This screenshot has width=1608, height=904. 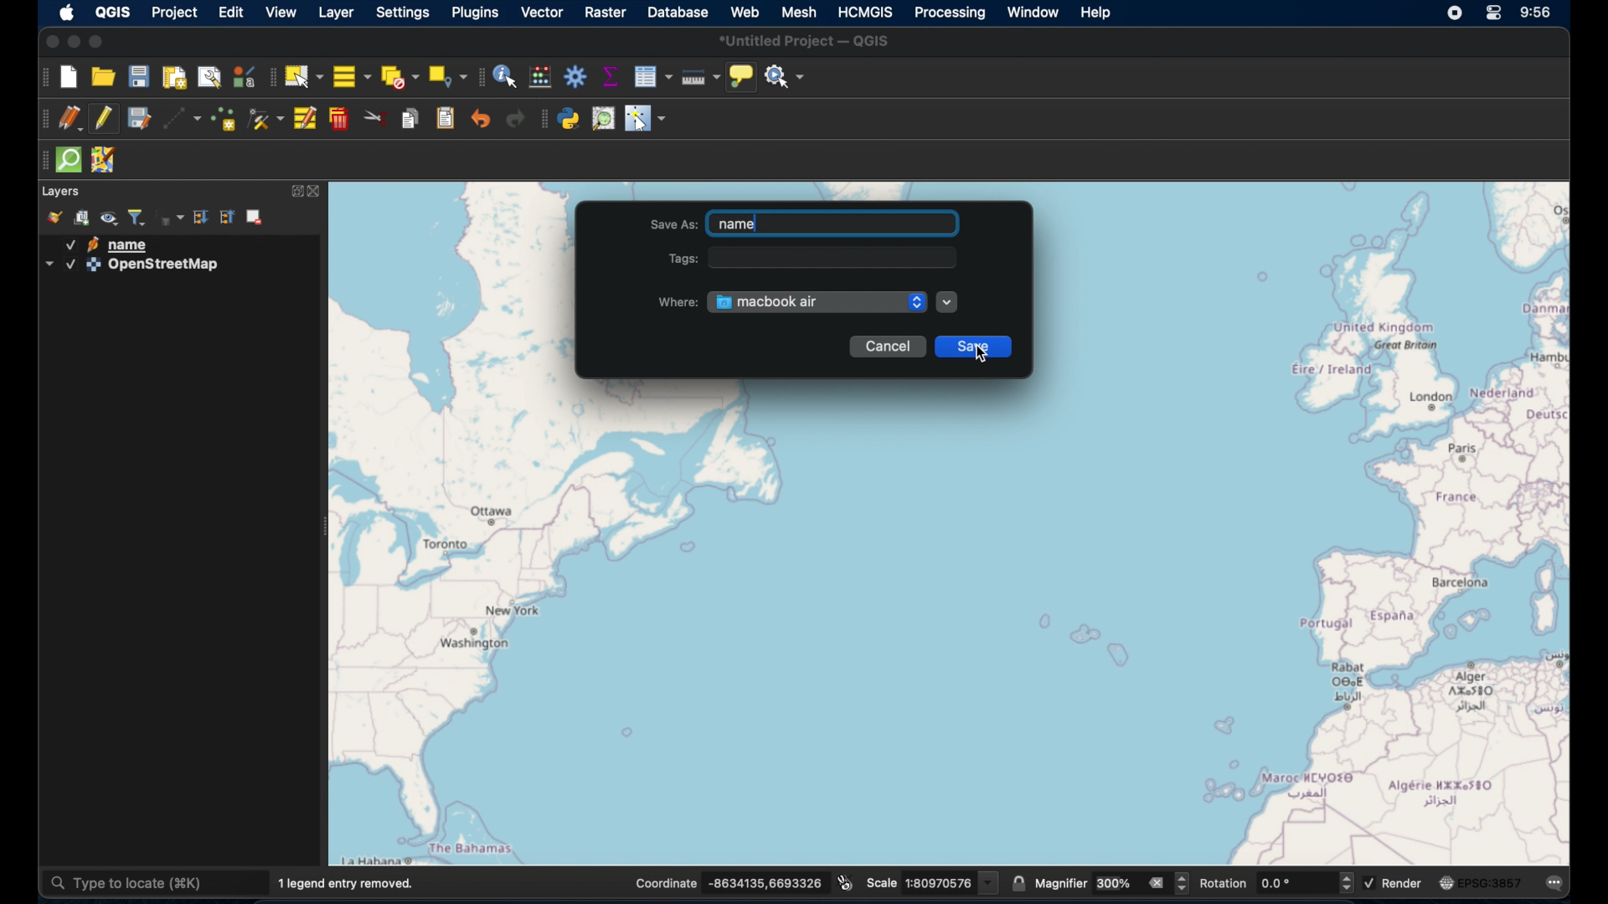 I want to click on window, so click(x=1032, y=12).